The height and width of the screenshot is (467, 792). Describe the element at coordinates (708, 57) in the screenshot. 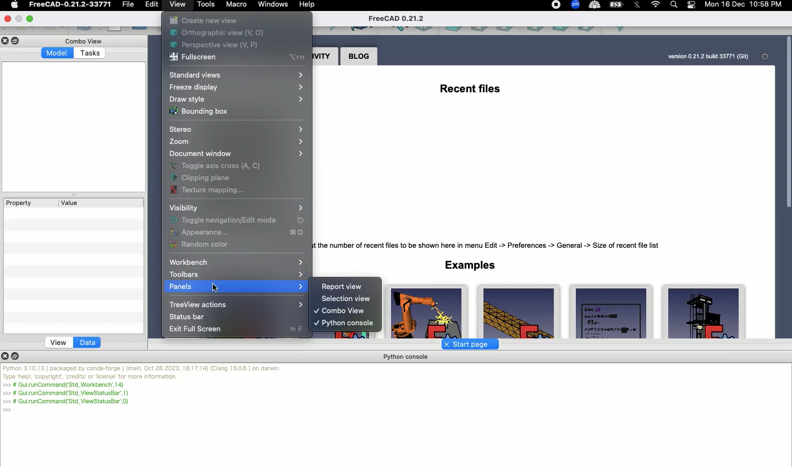

I see `version 0.21.2 build 33771 (Git)` at that location.